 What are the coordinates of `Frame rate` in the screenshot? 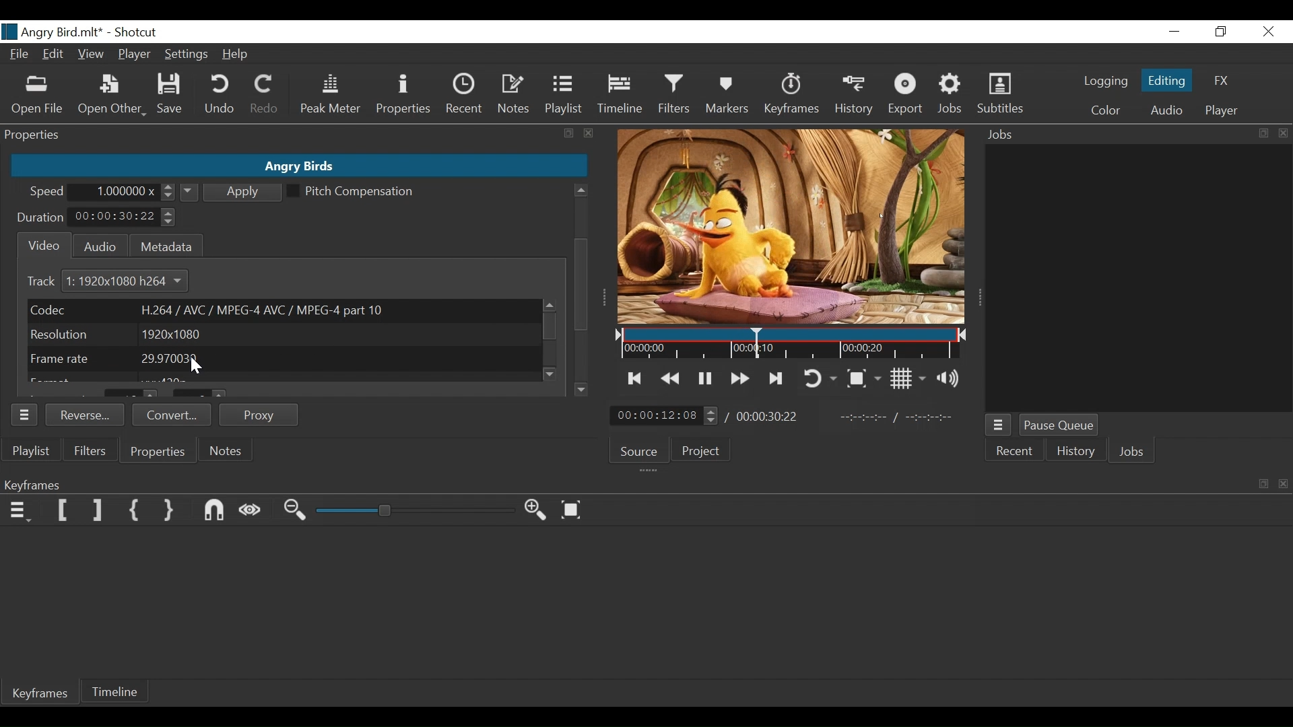 It's located at (284, 359).